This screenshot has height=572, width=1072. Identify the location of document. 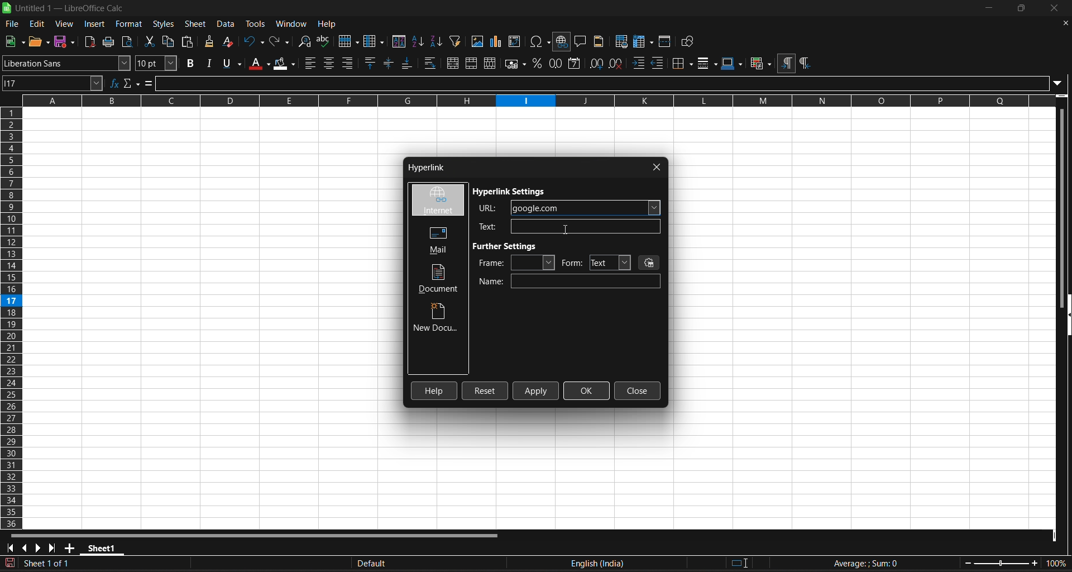
(440, 279).